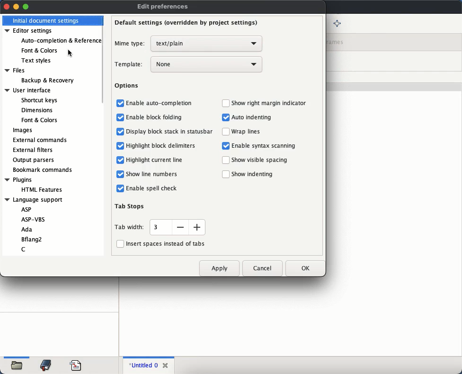 Image resolution: width=462 pixels, height=374 pixels. I want to click on editor settings, so click(30, 30).